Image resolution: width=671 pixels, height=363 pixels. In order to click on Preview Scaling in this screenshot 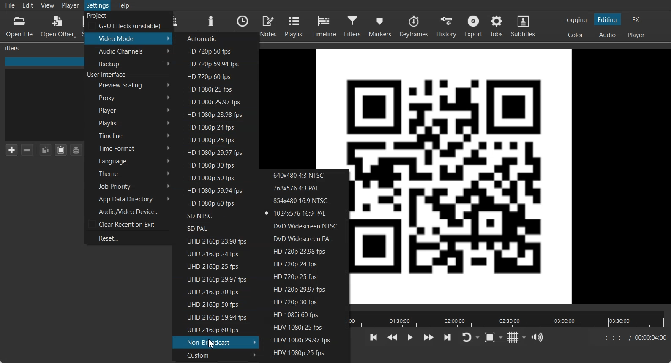, I will do `click(129, 85)`.